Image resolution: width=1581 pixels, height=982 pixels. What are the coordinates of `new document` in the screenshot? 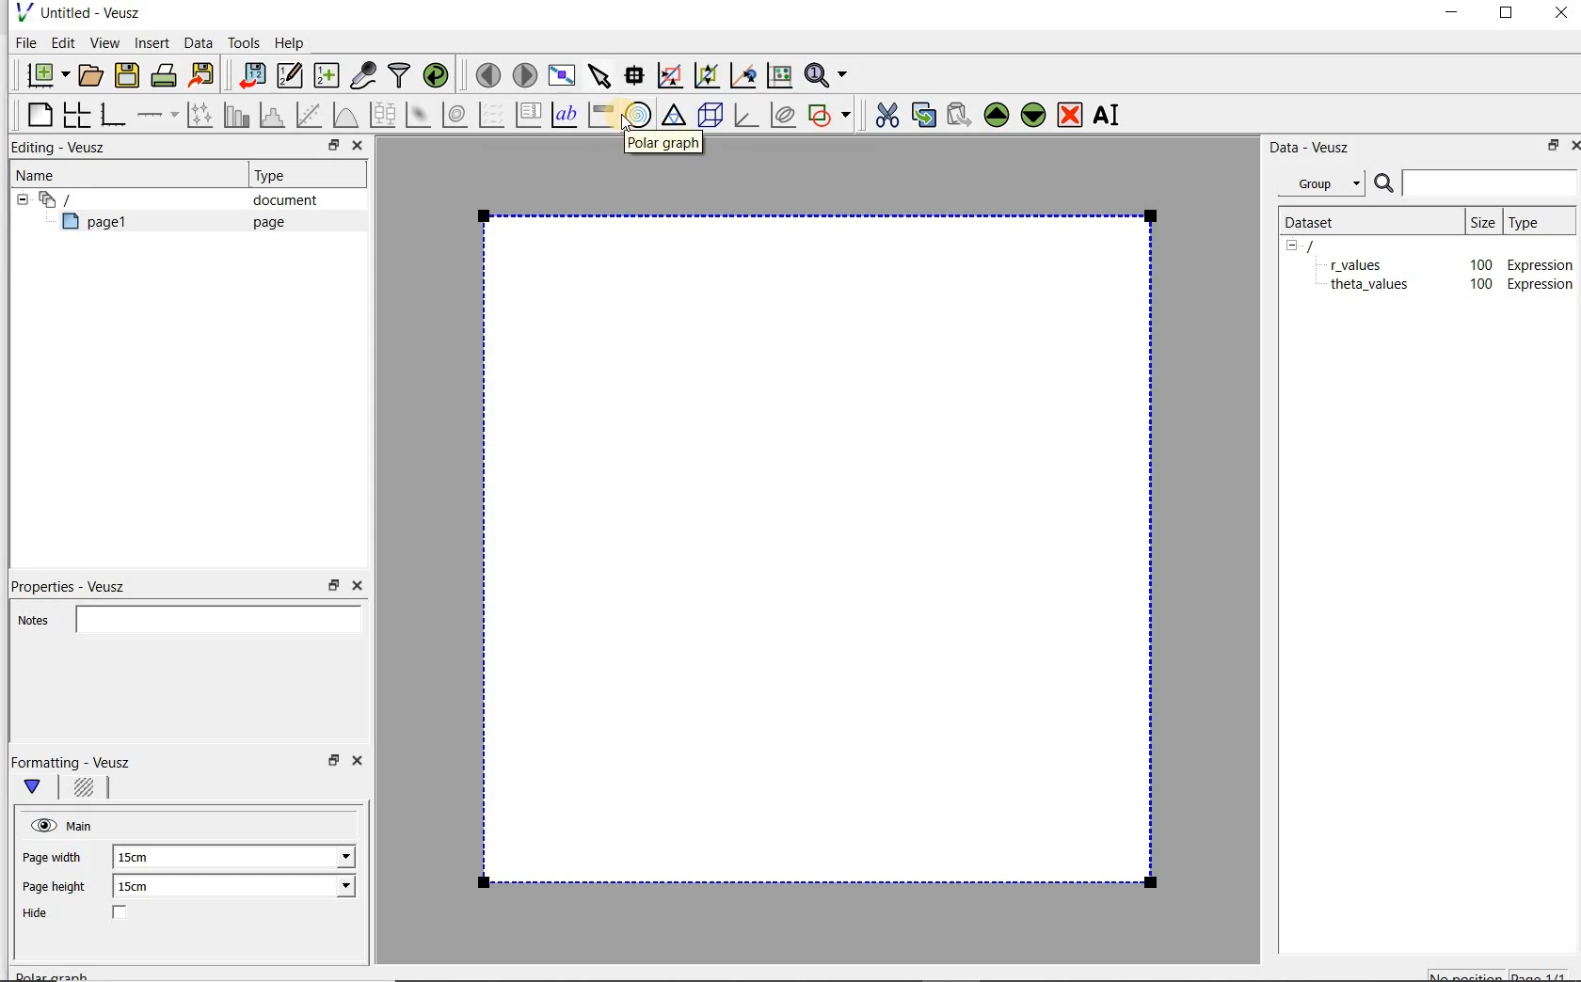 It's located at (43, 72).